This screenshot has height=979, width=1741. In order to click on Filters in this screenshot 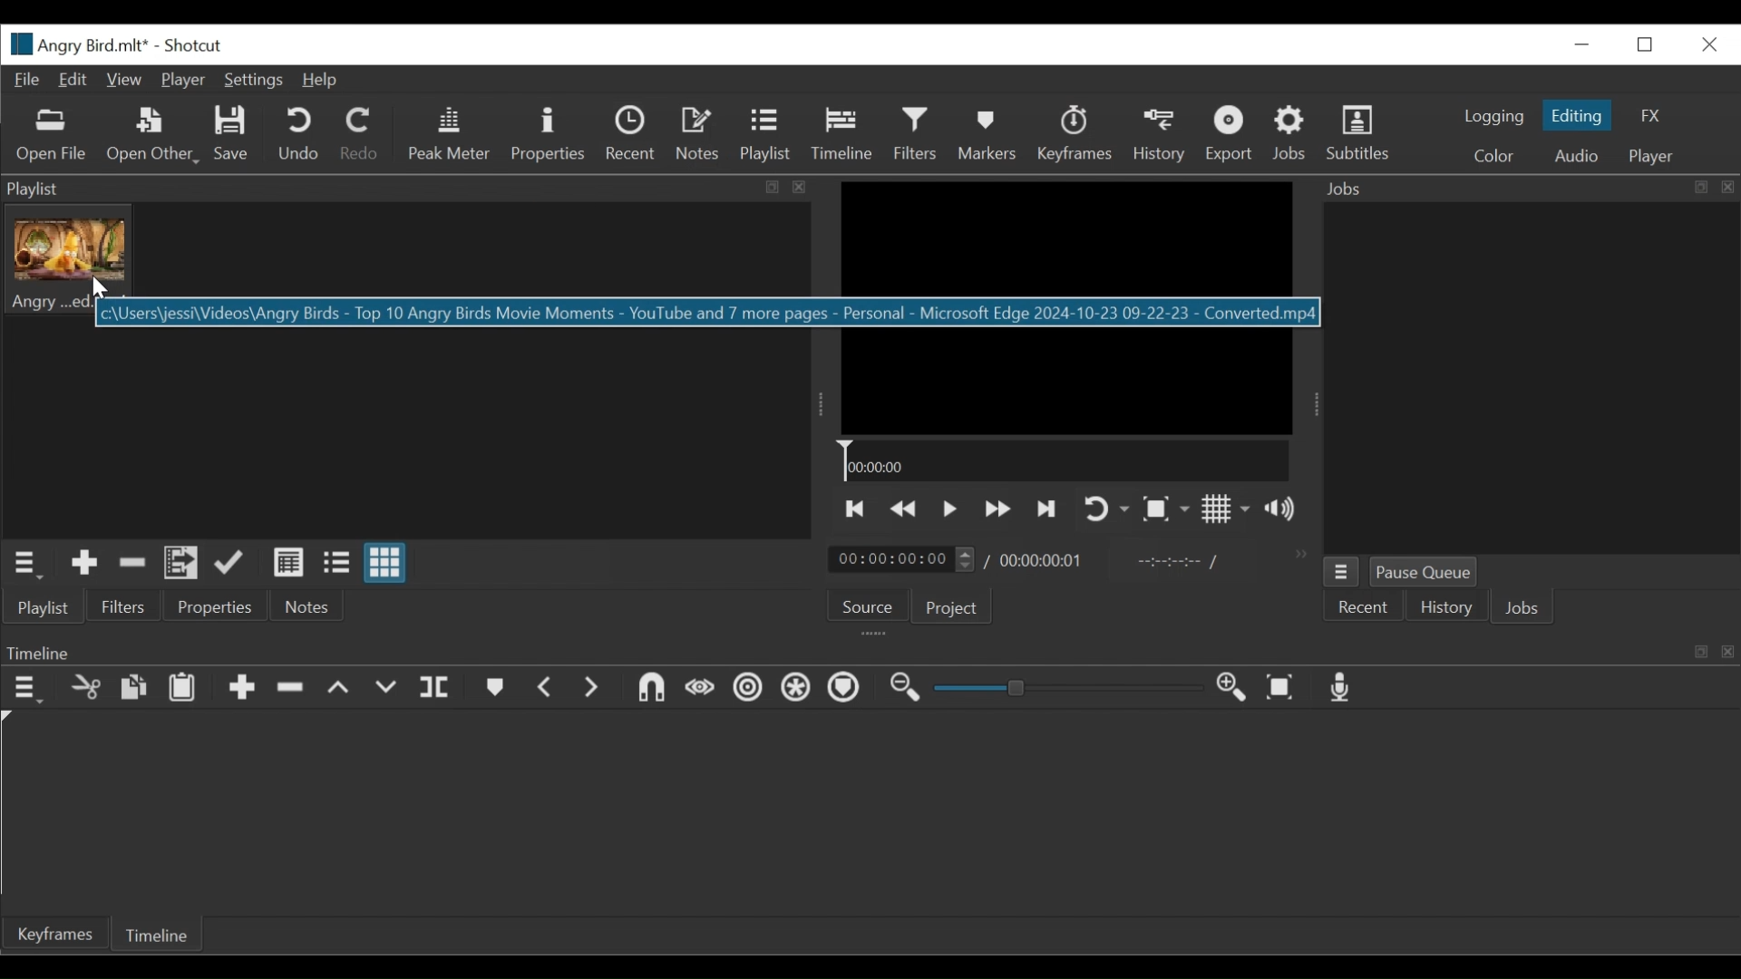, I will do `click(126, 606)`.